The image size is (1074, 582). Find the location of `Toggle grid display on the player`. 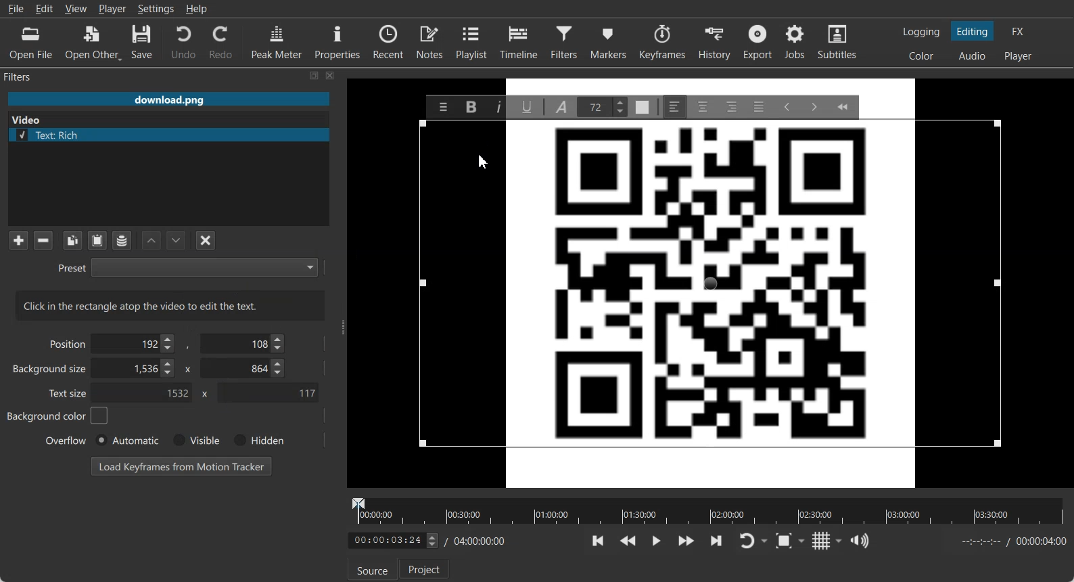

Toggle grid display on the player is located at coordinates (822, 541).